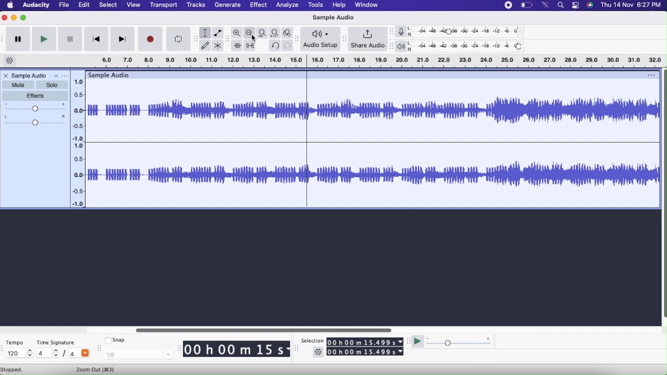 Image resolution: width=667 pixels, height=375 pixels. What do you see at coordinates (218, 45) in the screenshot?
I see `Multi-tool` at bounding box center [218, 45].